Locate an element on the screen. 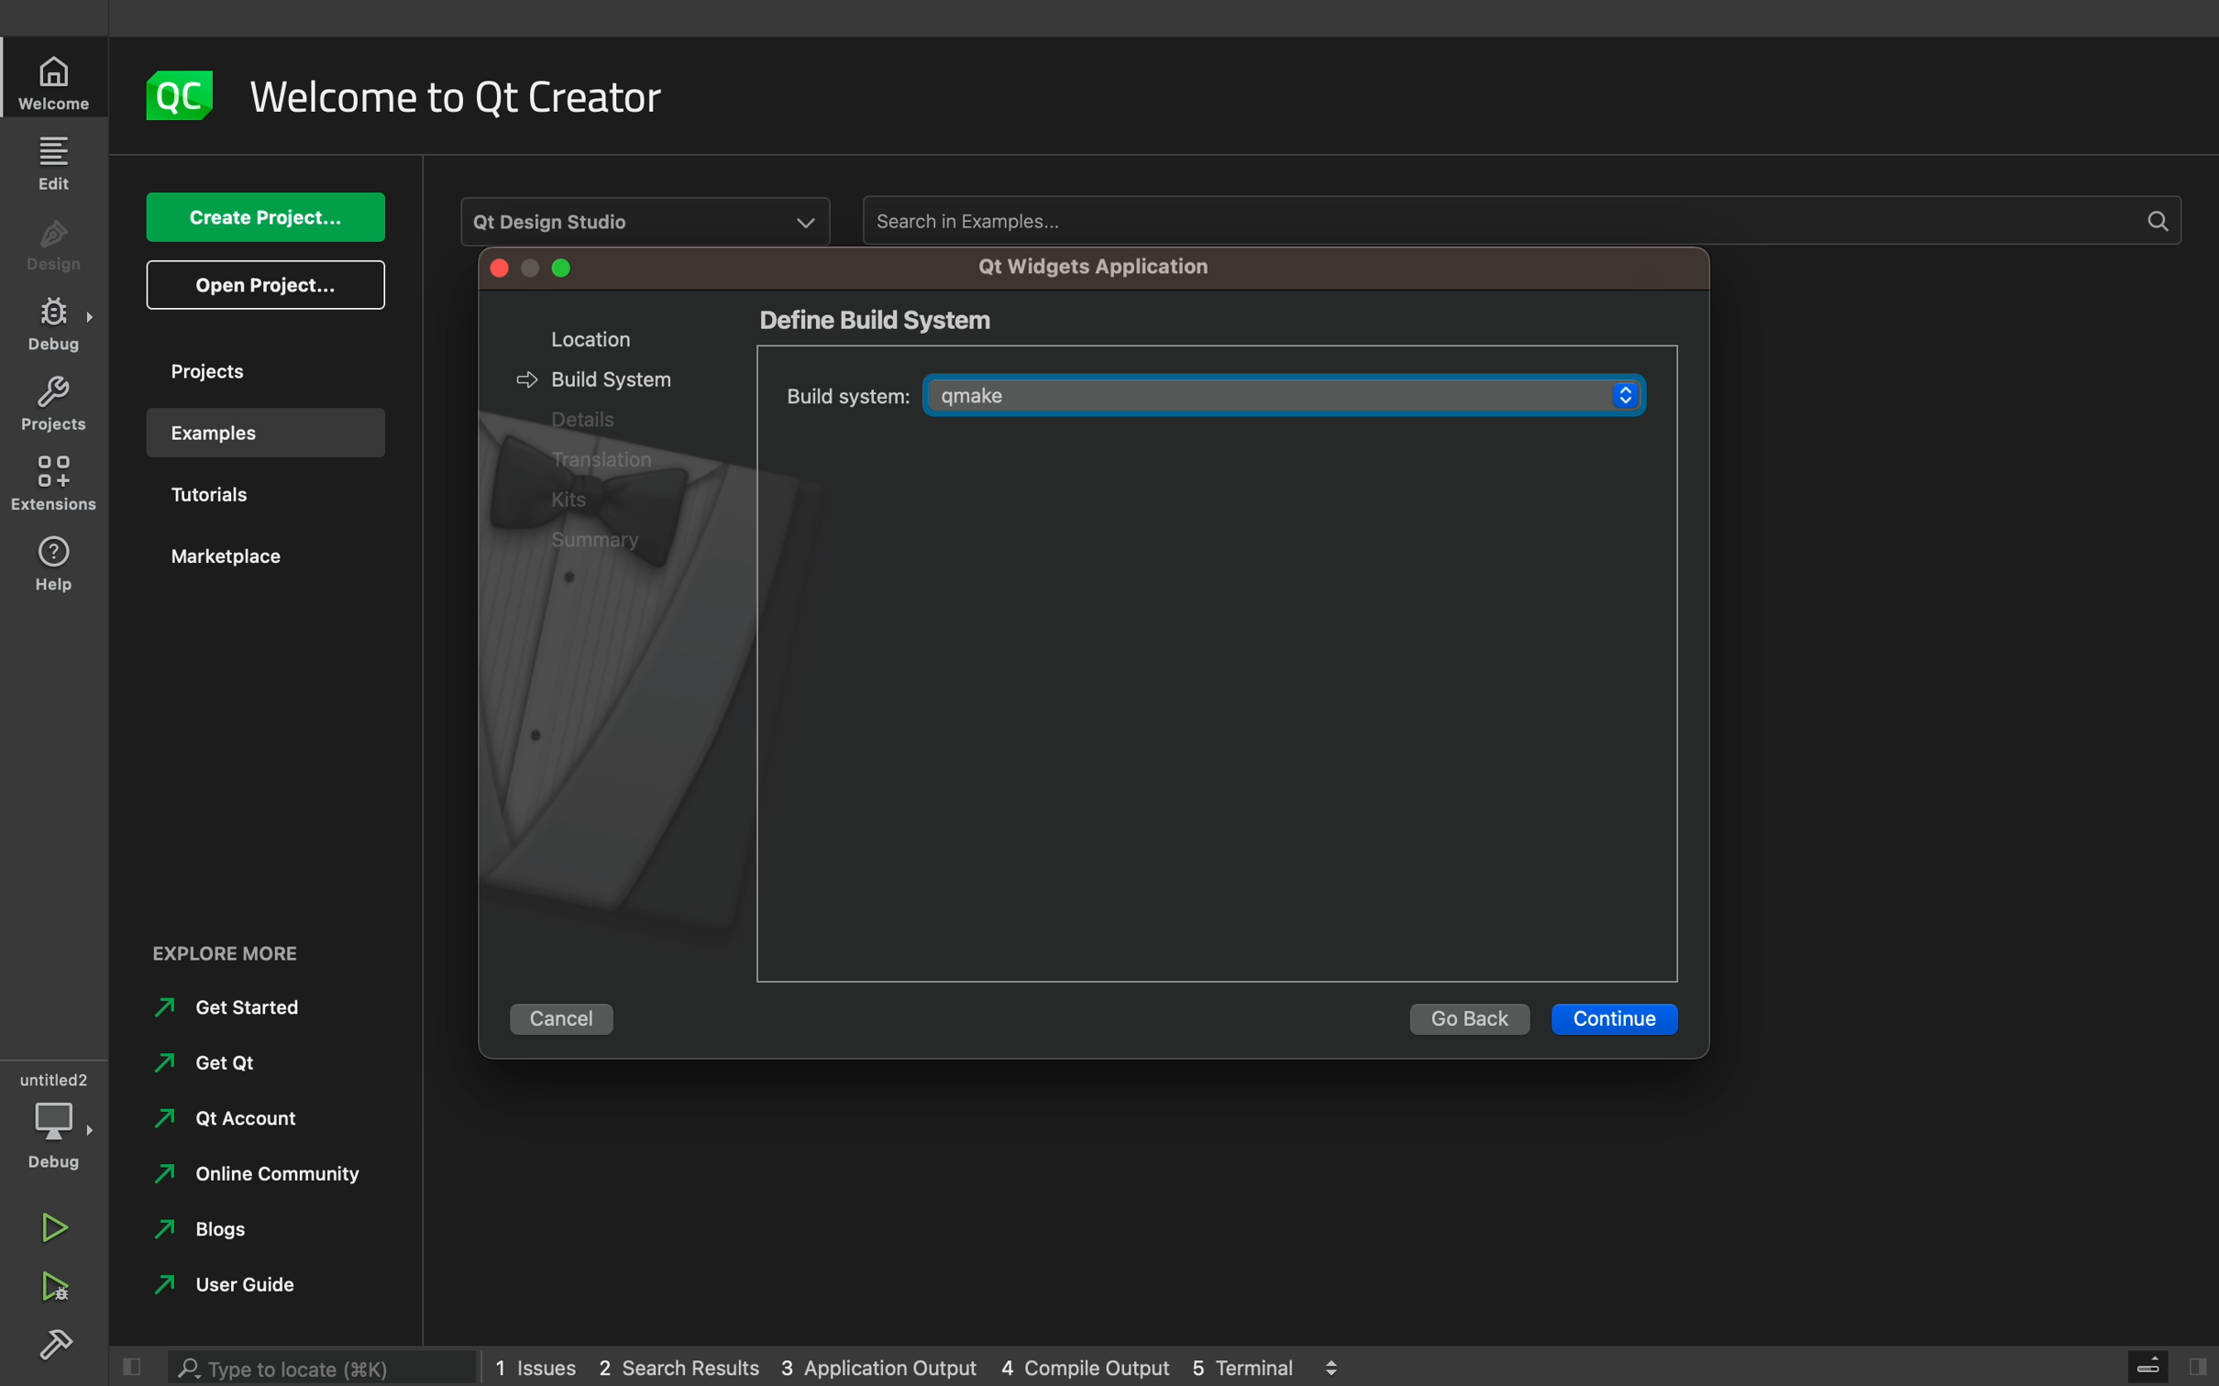 The height and width of the screenshot is (1386, 2219). welcome to qt creator is located at coordinates (473, 97).